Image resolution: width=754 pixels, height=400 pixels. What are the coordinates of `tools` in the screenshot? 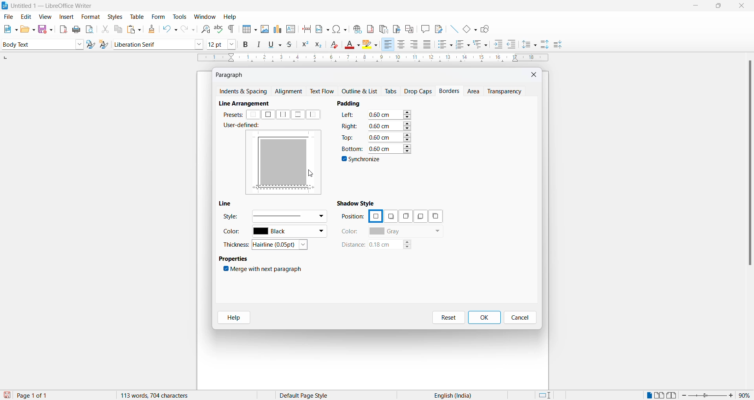 It's located at (179, 17).